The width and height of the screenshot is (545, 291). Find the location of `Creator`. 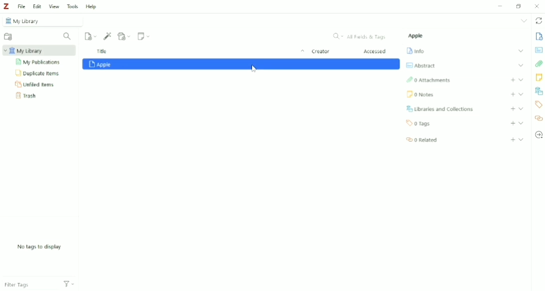

Creator is located at coordinates (320, 52).